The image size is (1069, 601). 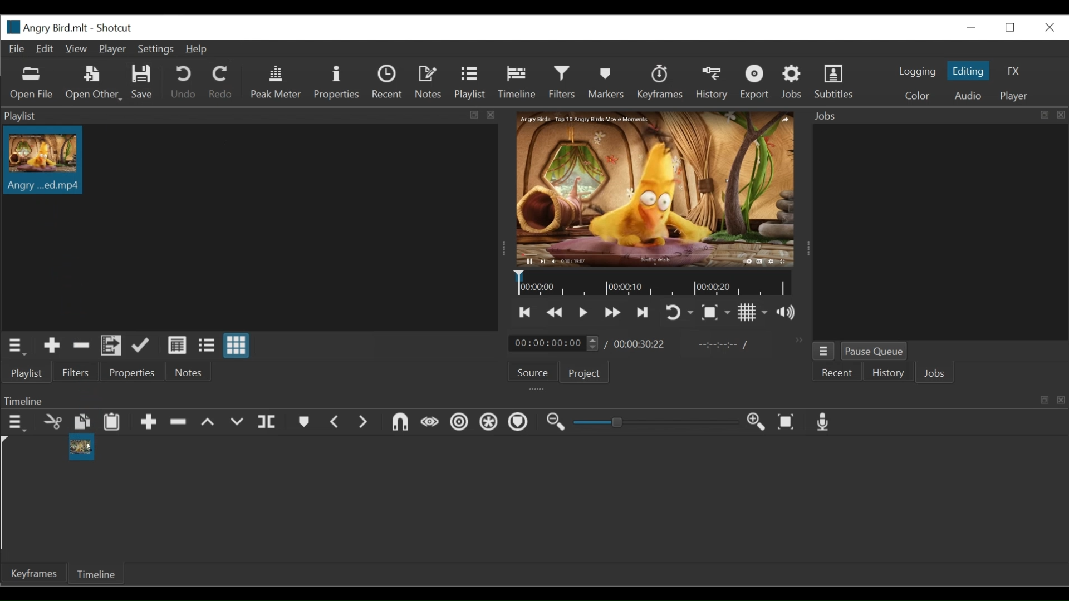 What do you see at coordinates (562, 82) in the screenshot?
I see `Filters` at bounding box center [562, 82].